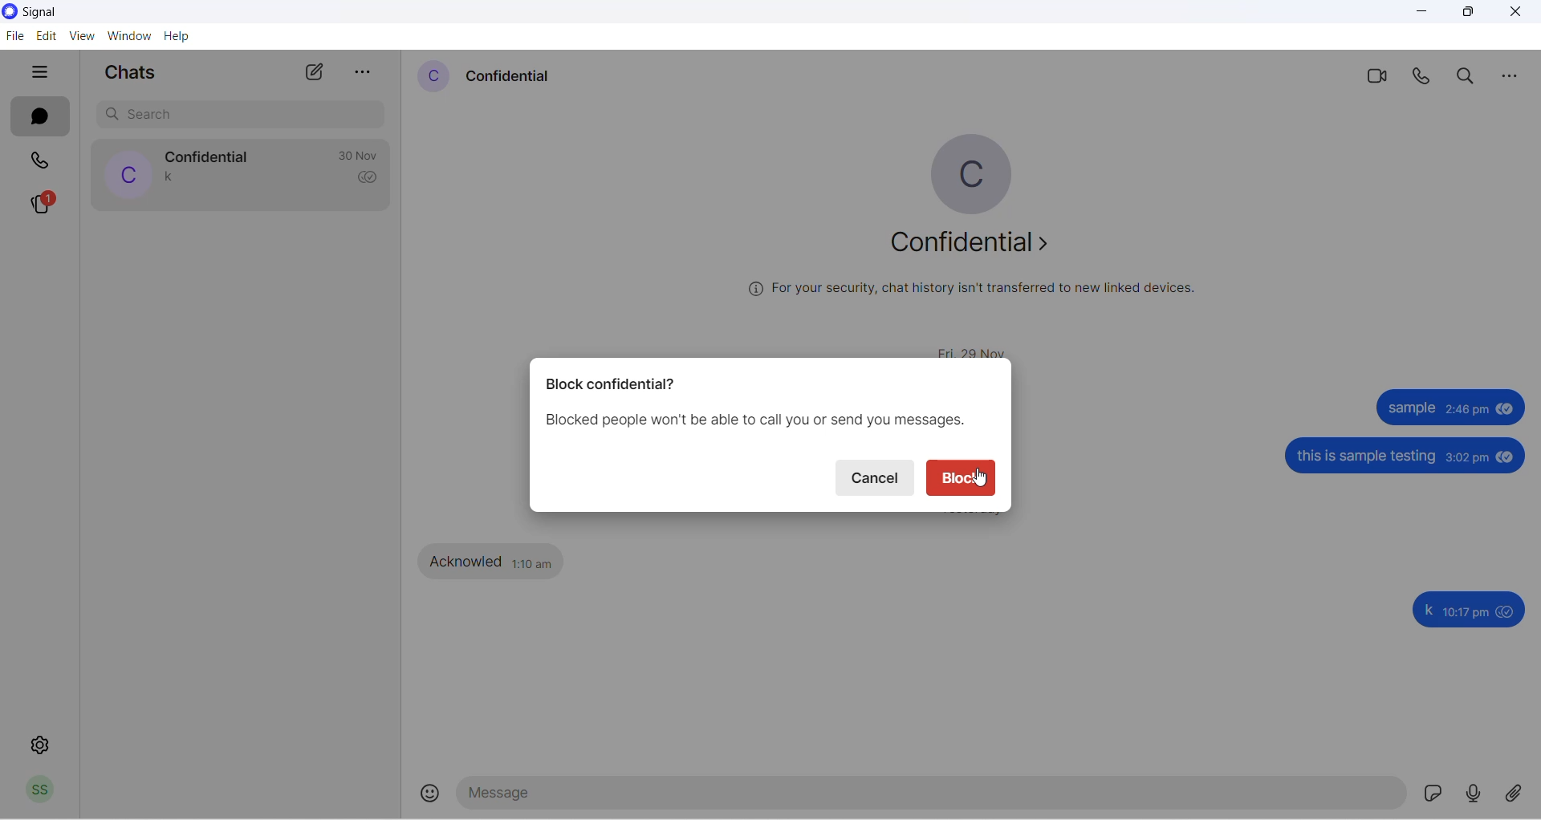  I want to click on chats heading, so click(132, 71).